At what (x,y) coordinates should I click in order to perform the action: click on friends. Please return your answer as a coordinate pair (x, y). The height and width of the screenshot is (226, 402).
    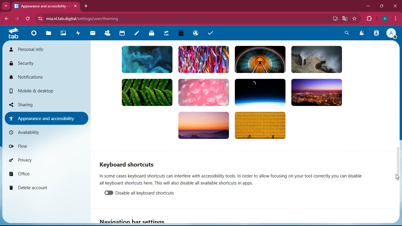
    Looking at the image, I should click on (107, 34).